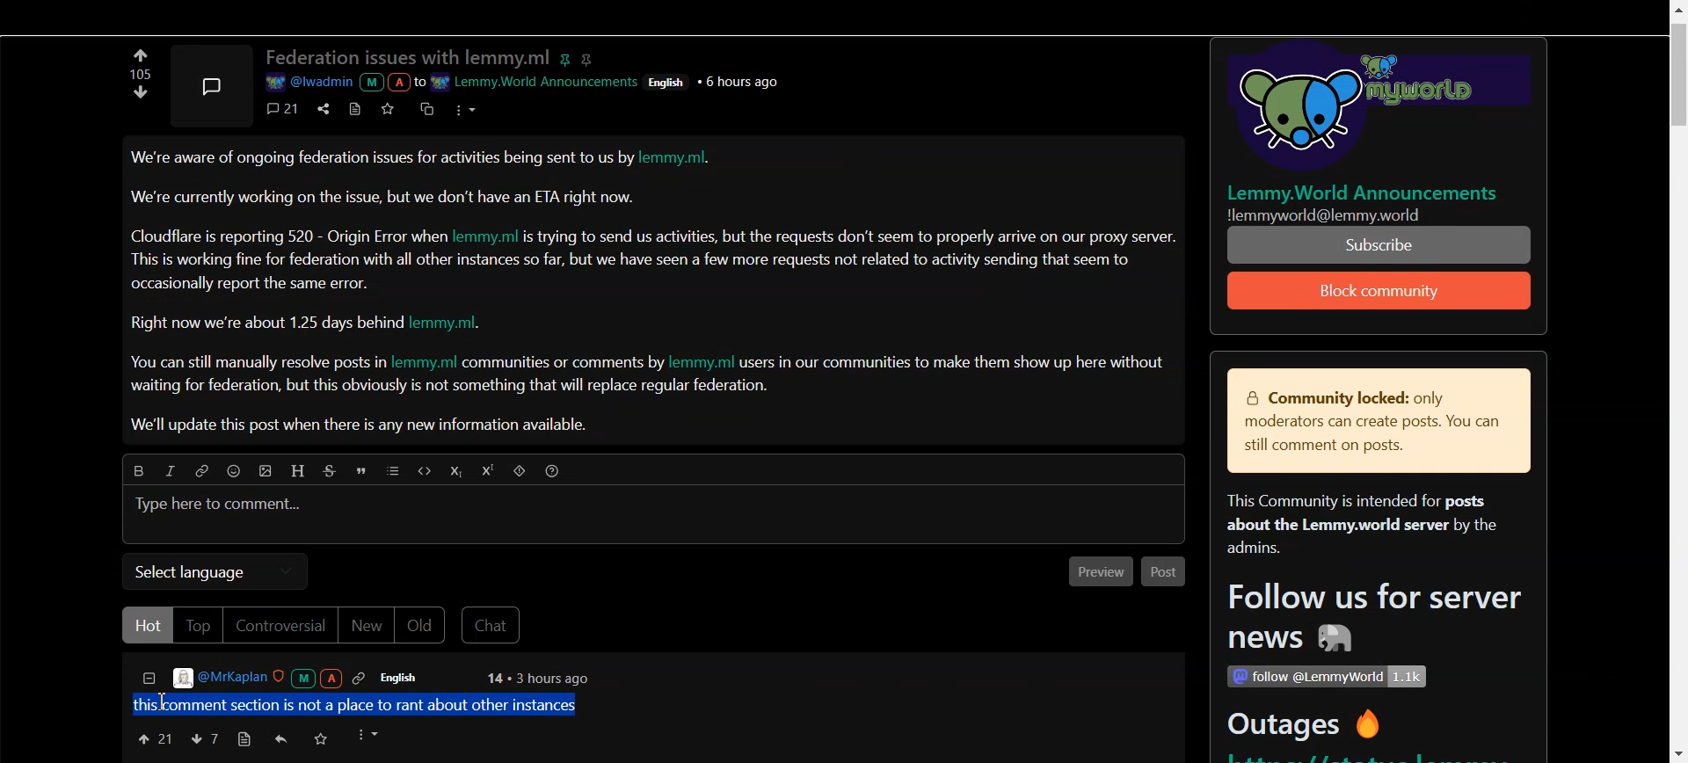  What do you see at coordinates (215, 571) in the screenshot?
I see `Select language` at bounding box center [215, 571].